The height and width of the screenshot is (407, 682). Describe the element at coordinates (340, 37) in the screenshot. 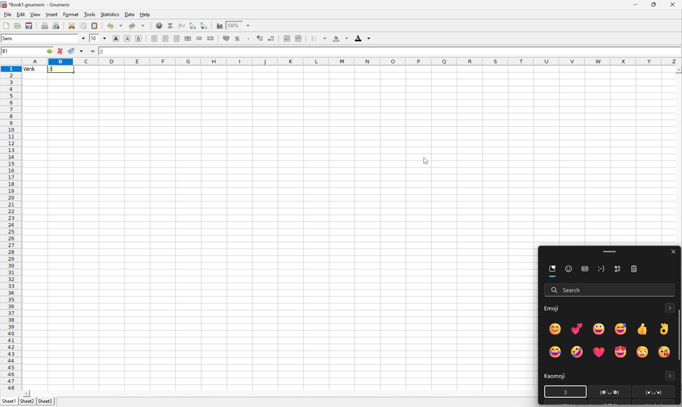

I see `background` at that location.